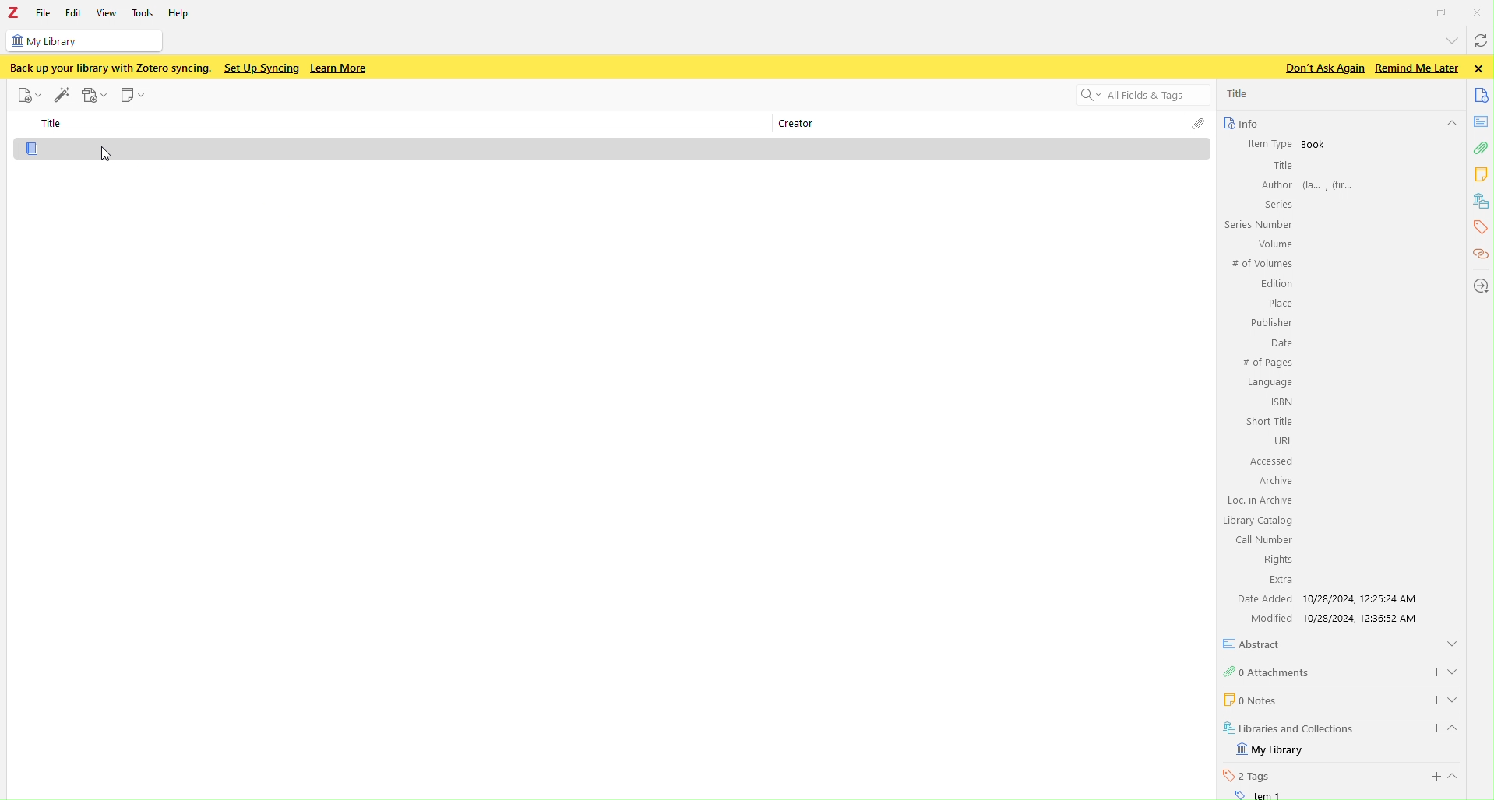 Image resolution: width=1494 pixels, height=800 pixels. I want to click on FIle, so click(44, 13).